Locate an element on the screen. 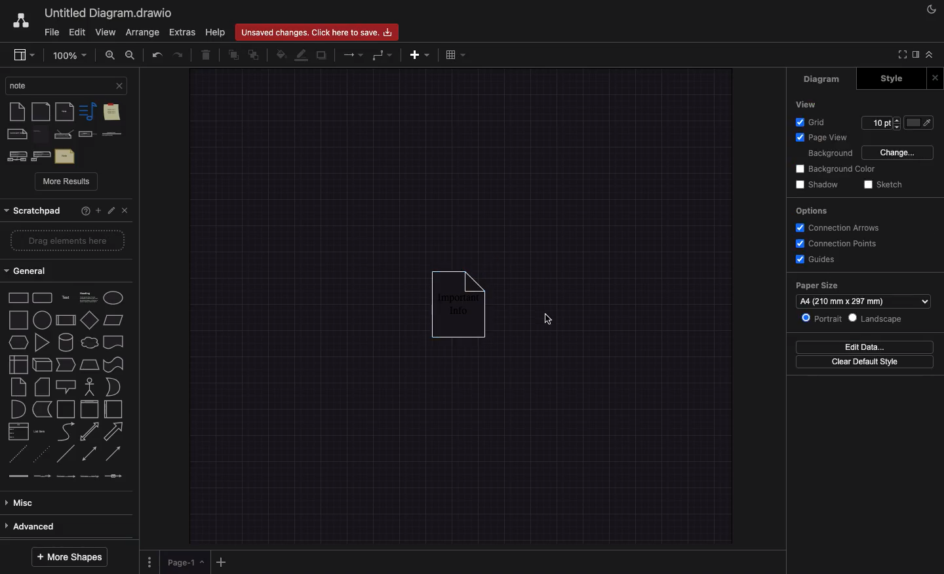  cursor is located at coordinates (548, 318).